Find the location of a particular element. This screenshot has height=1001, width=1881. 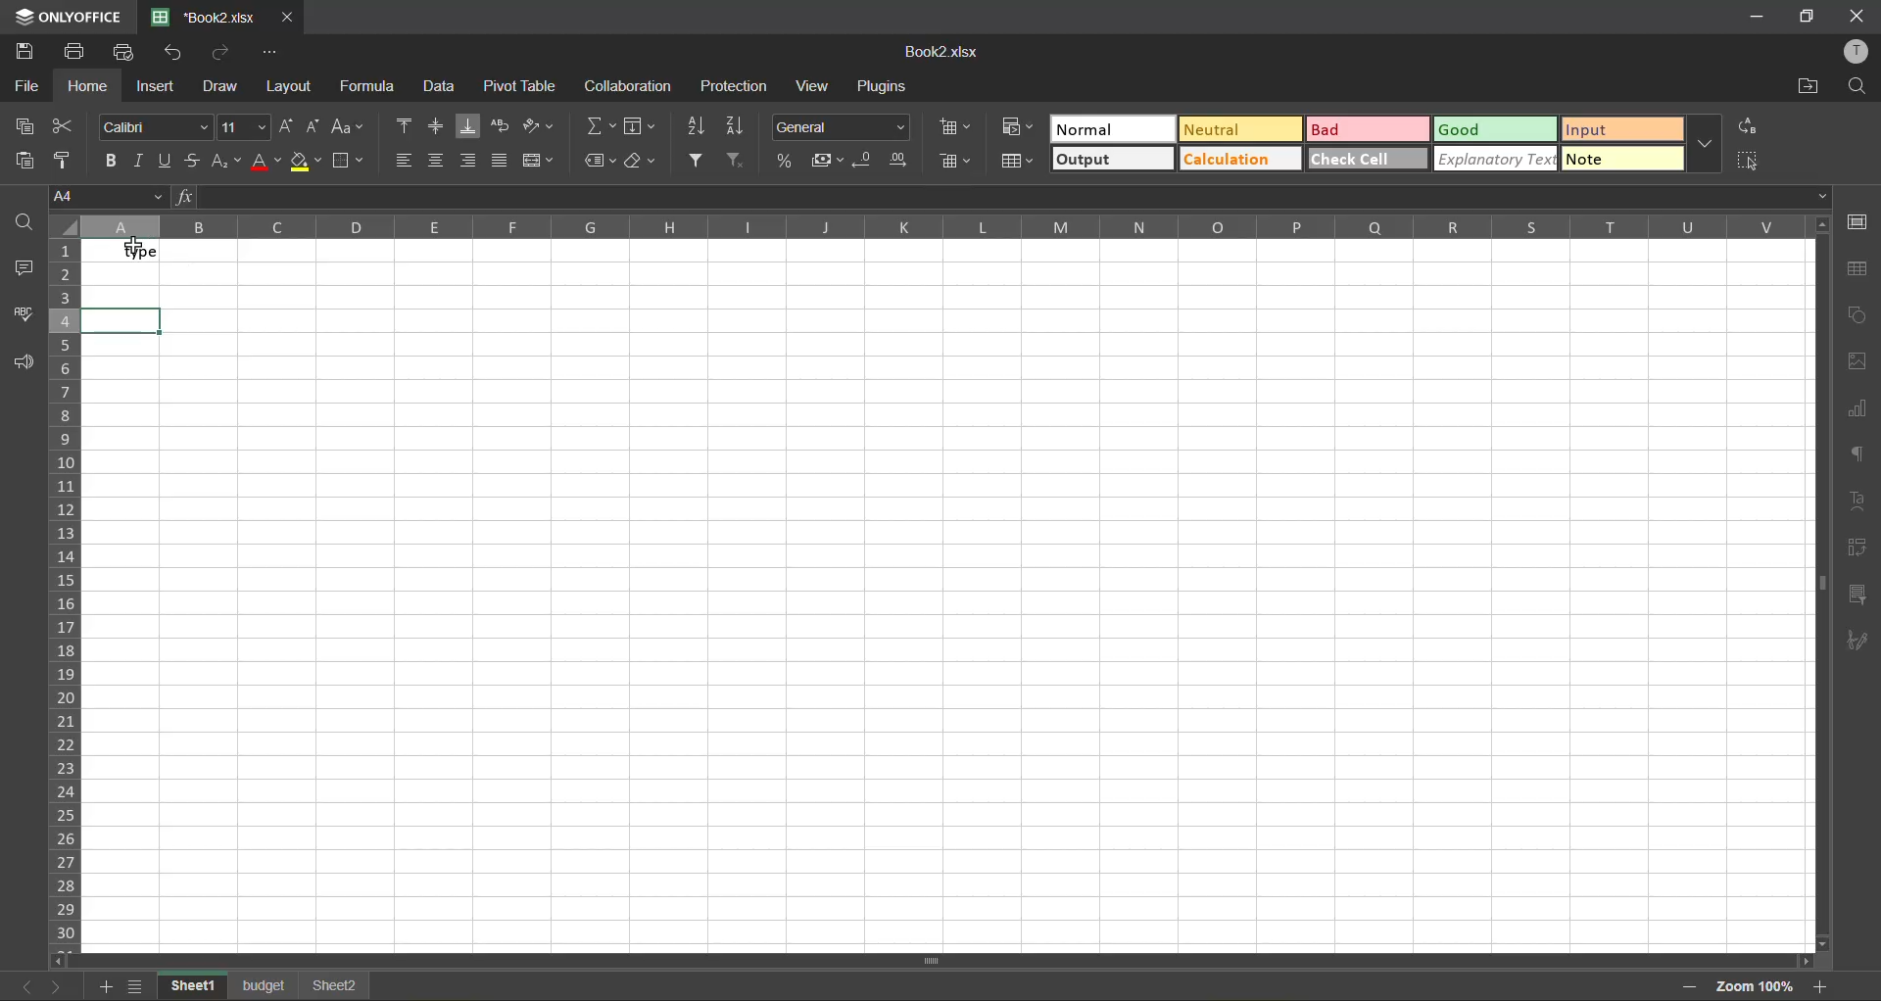

copy is located at coordinates (30, 123).